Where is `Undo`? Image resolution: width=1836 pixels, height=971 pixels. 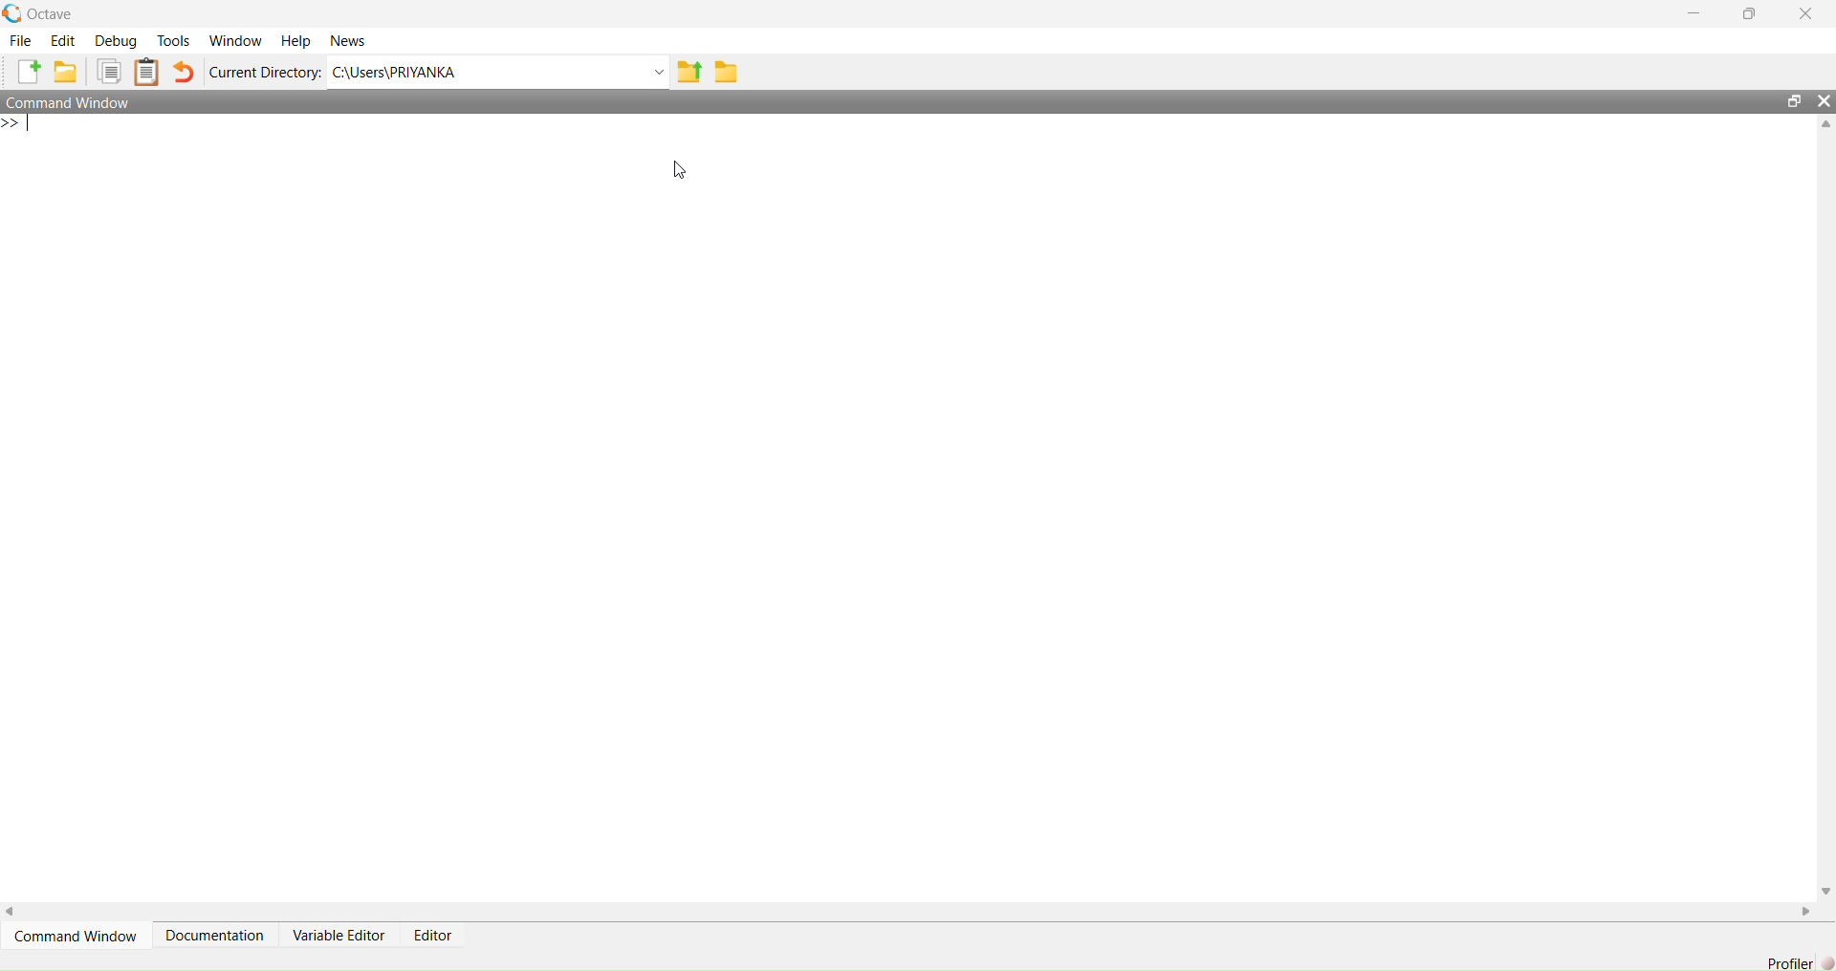
Undo is located at coordinates (185, 72).